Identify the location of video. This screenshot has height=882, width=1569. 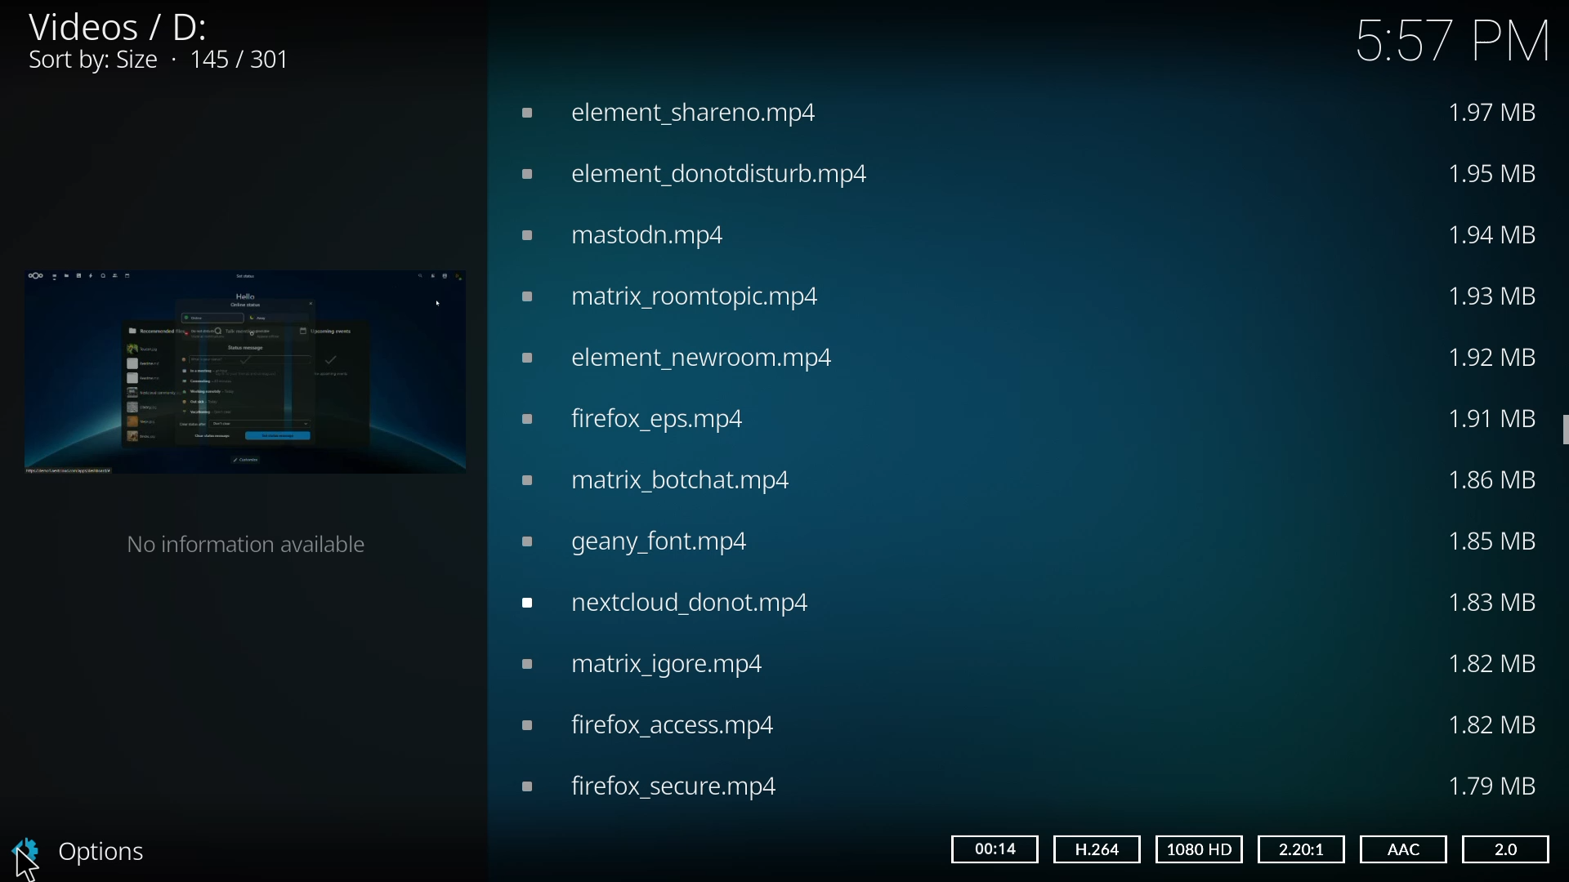
(650, 785).